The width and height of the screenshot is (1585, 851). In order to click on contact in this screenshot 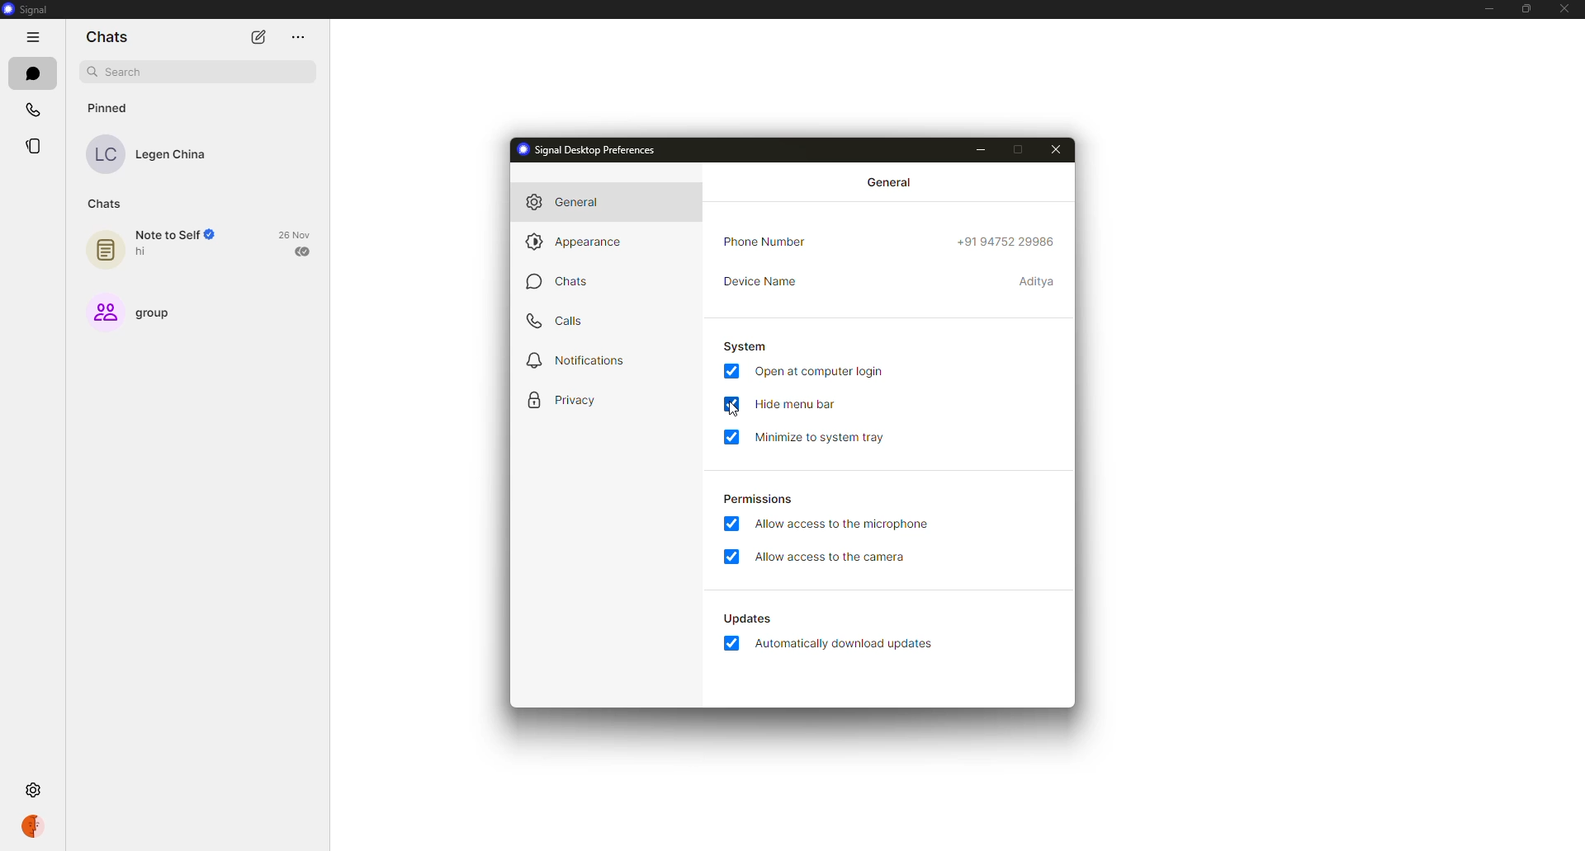, I will do `click(156, 156)`.